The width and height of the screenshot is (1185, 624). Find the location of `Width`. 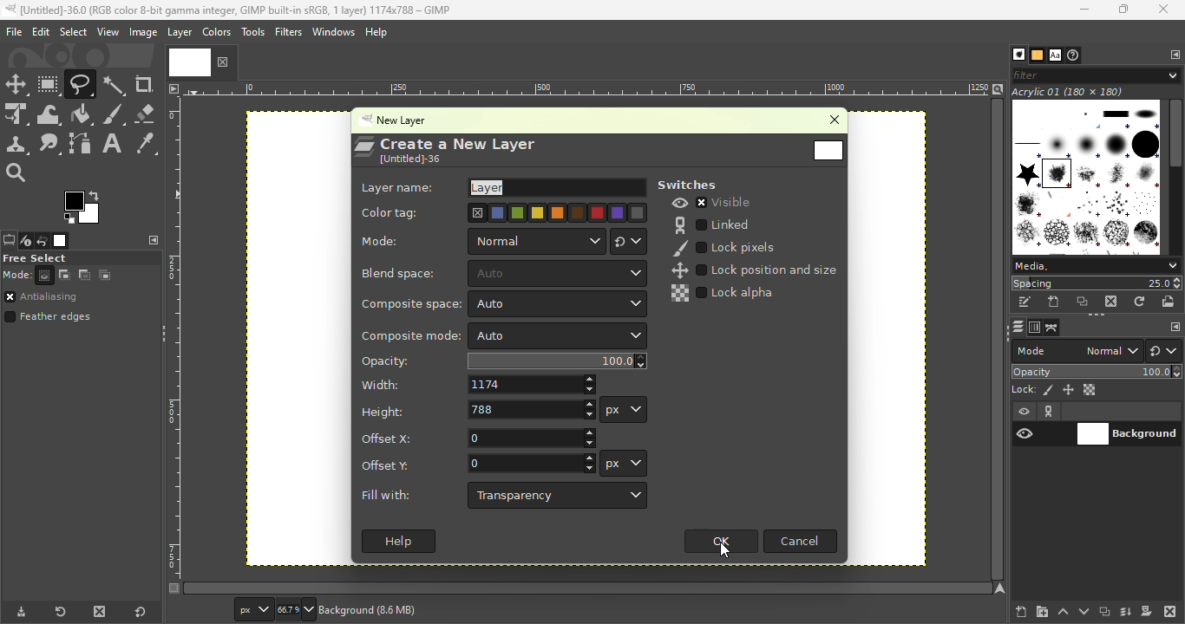

Width is located at coordinates (477, 384).